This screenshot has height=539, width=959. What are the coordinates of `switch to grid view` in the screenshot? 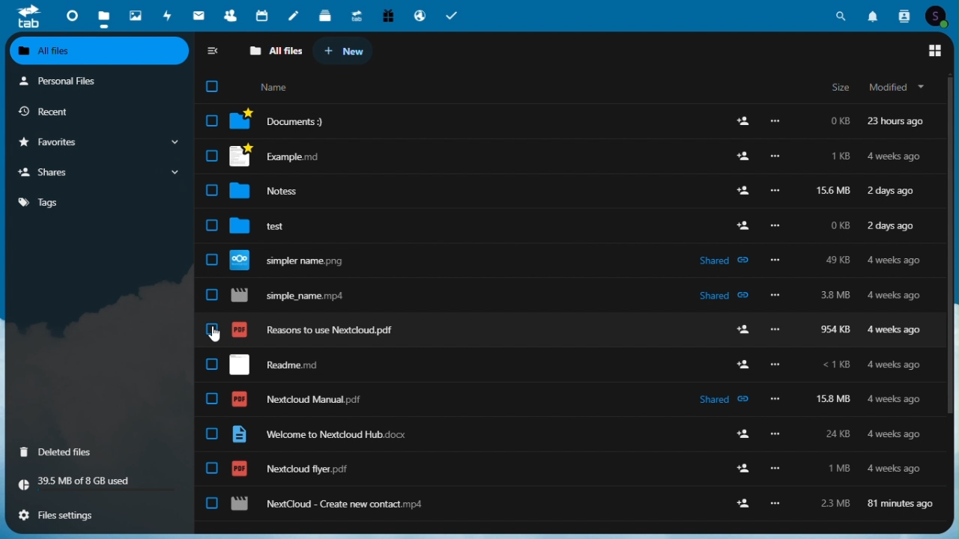 It's located at (935, 52).